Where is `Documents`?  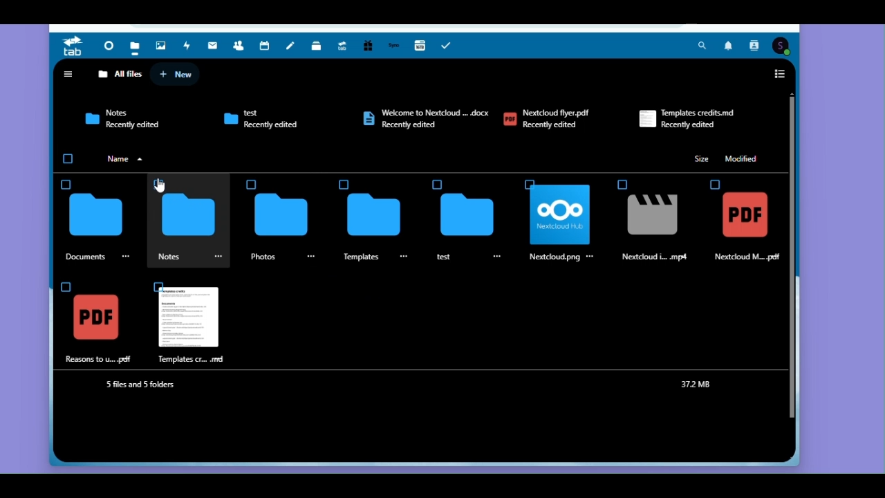
Documents is located at coordinates (86, 256).